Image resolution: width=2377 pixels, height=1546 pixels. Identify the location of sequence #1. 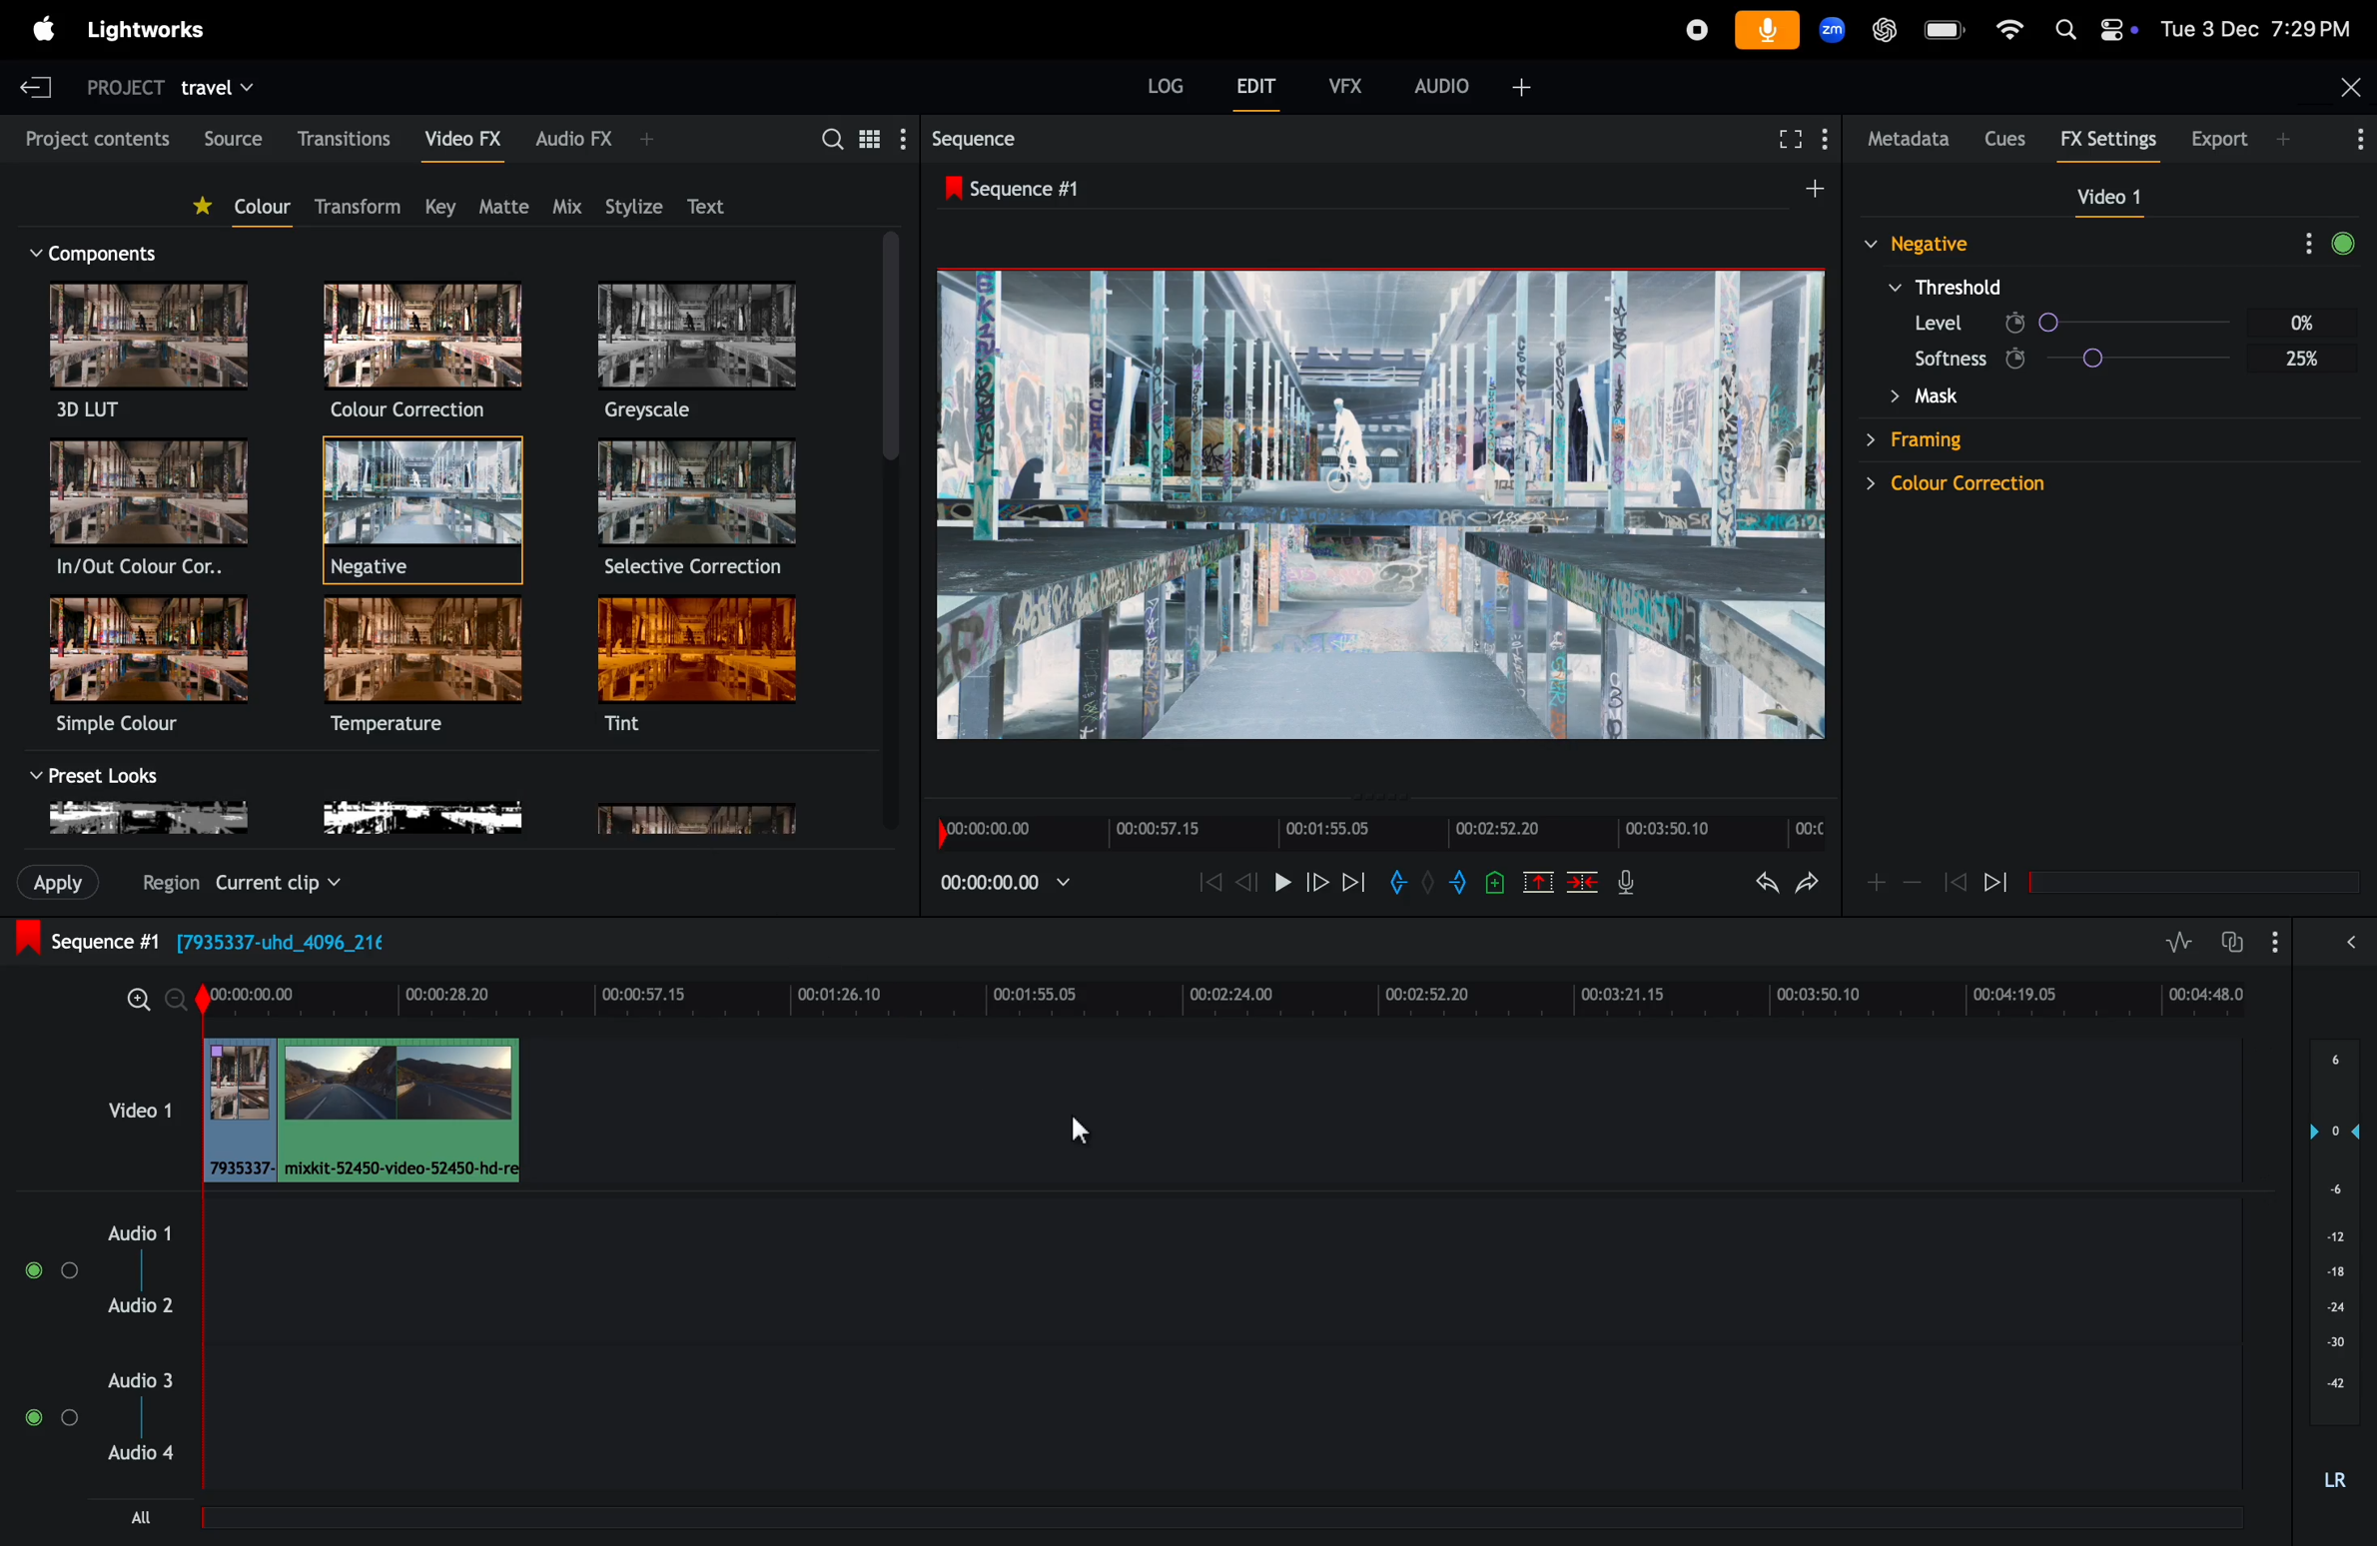
(1079, 189).